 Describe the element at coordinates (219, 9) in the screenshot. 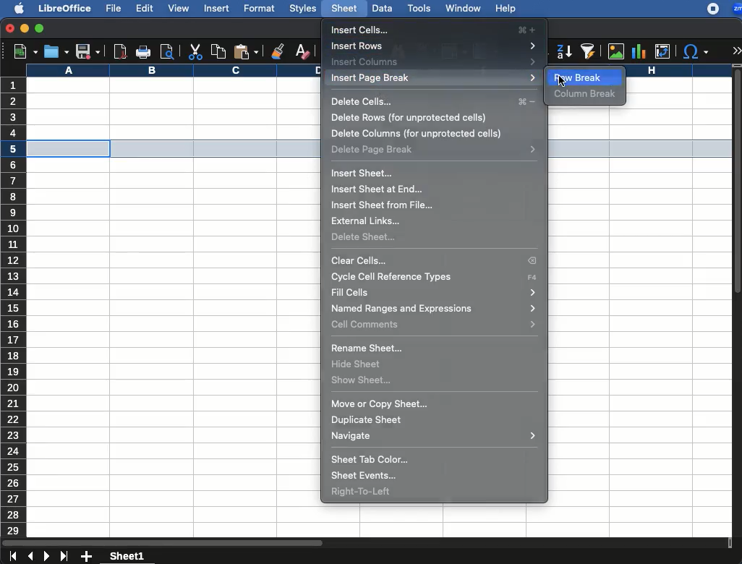

I see `insert` at that location.